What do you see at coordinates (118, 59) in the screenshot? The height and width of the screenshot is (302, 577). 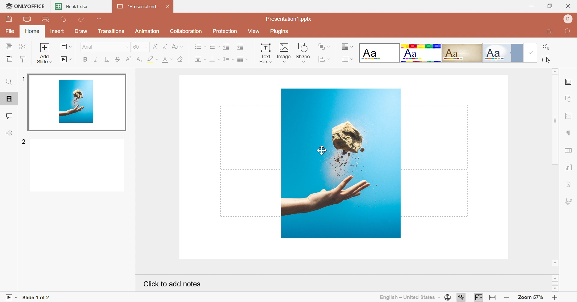 I see `Strikethrough` at bounding box center [118, 59].